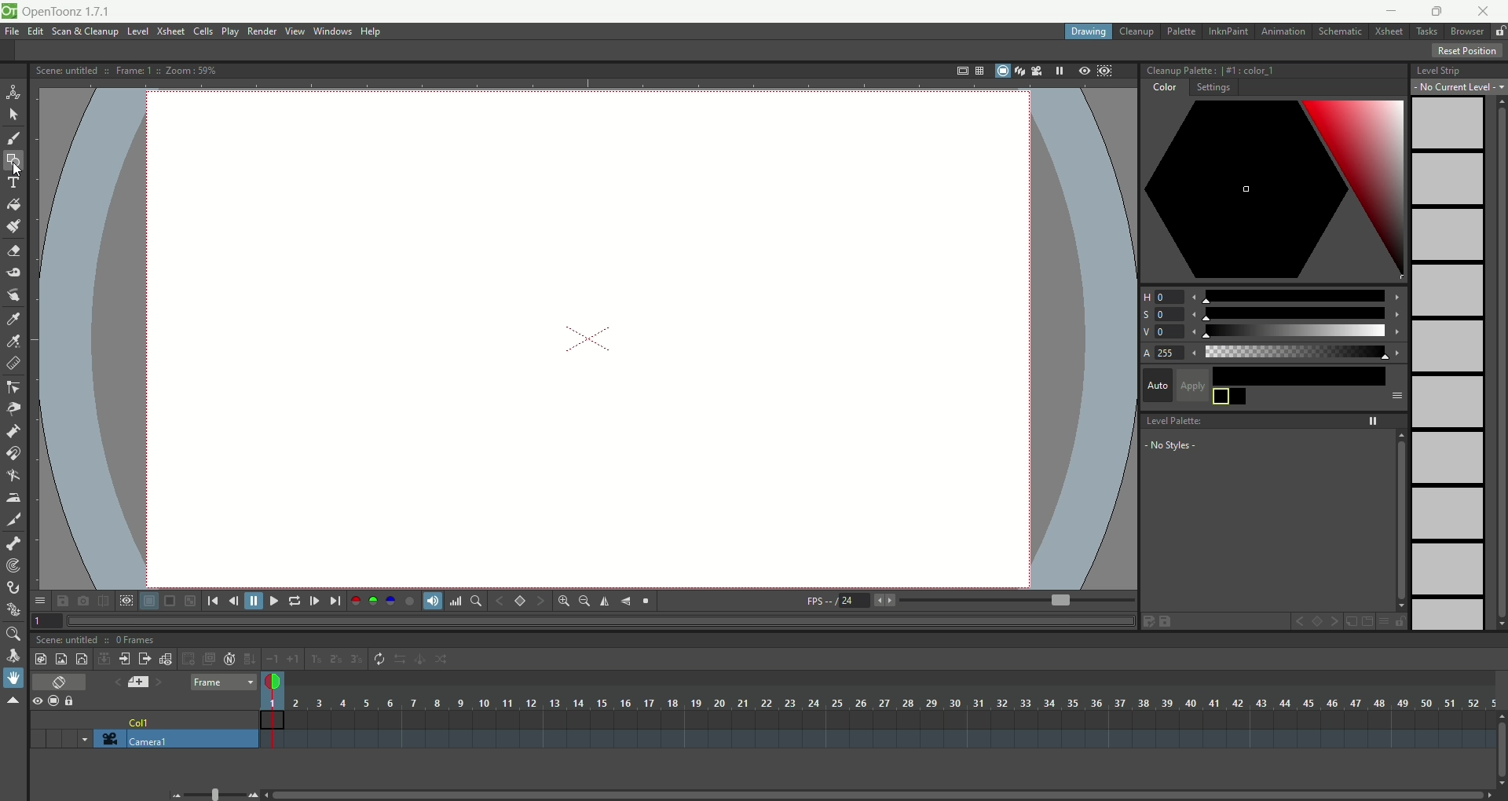  I want to click on no style, so click(1202, 445).